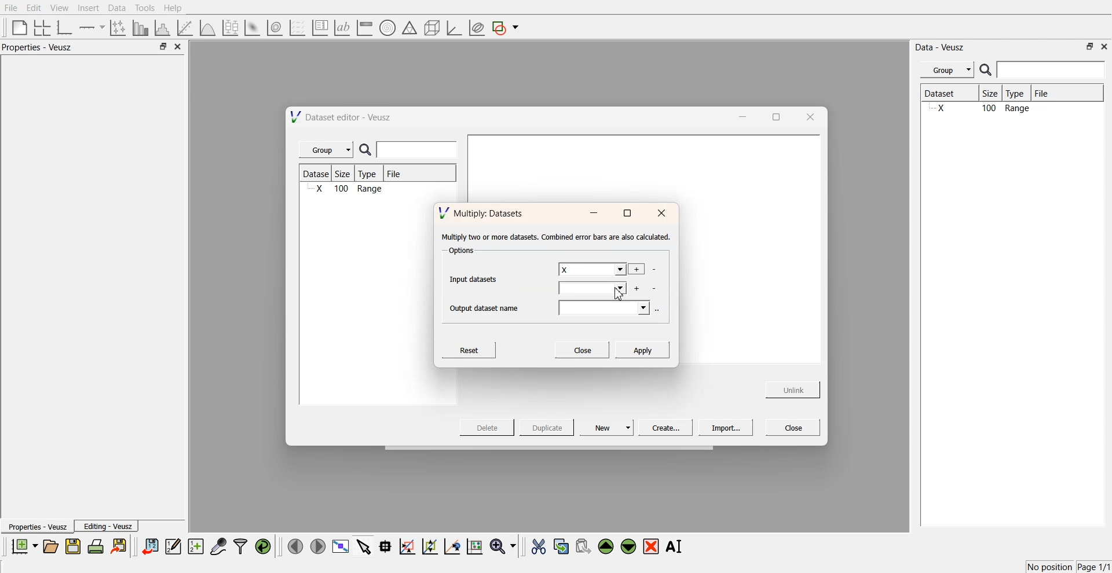  I want to click on Close., so click(581, 349).